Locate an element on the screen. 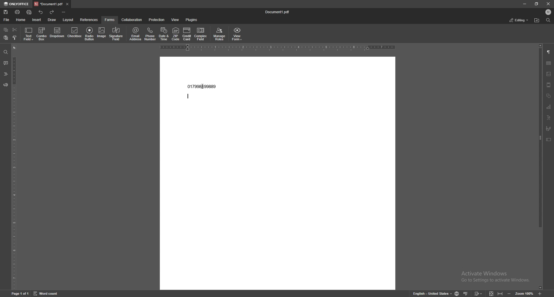  cut is located at coordinates (15, 30).